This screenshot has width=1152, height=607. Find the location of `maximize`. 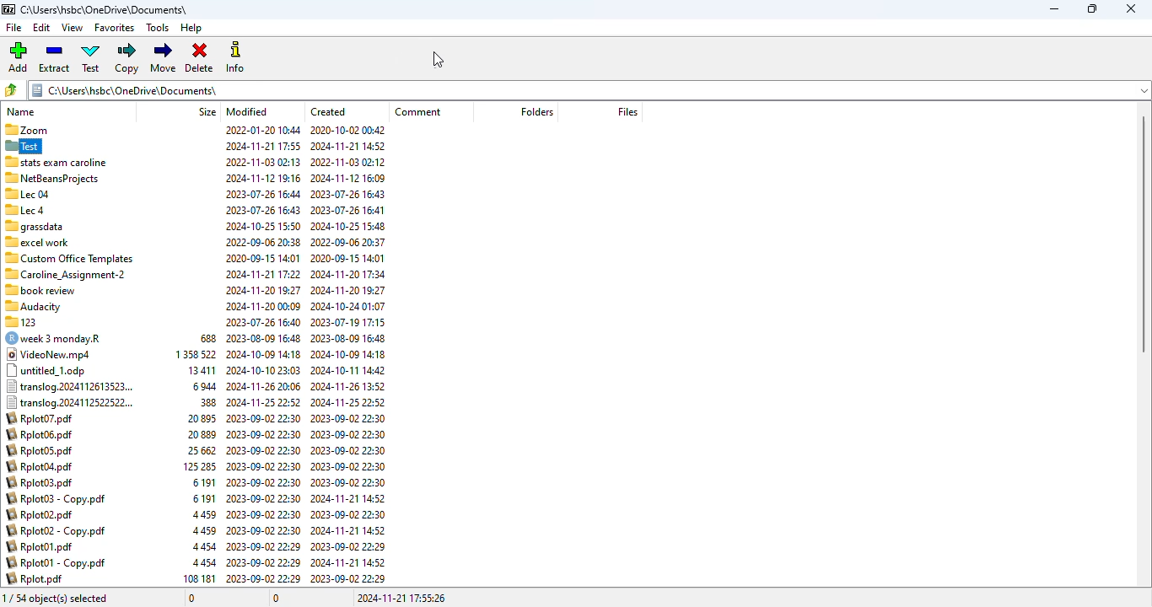

maximize is located at coordinates (1093, 8).